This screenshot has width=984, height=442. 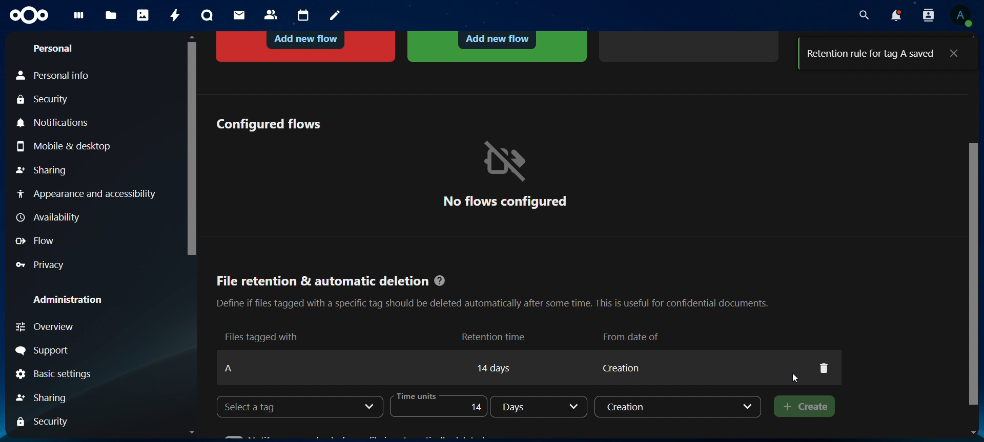 I want to click on time units, so click(x=443, y=404).